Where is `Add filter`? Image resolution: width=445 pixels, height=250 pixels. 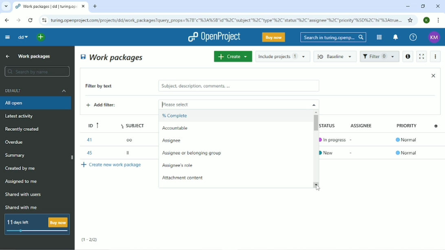 Add filter is located at coordinates (107, 106).